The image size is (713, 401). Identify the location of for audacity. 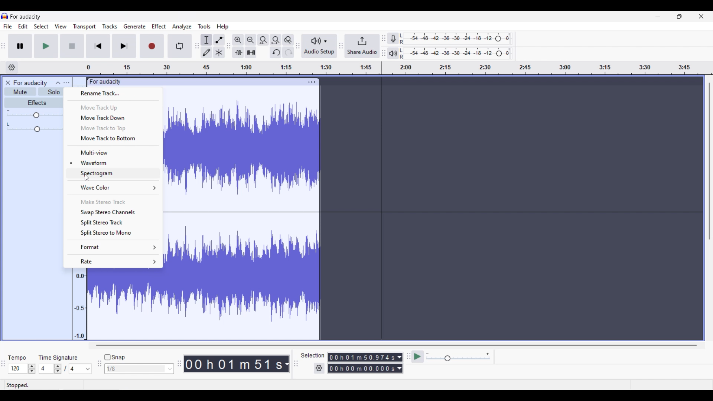
(105, 82).